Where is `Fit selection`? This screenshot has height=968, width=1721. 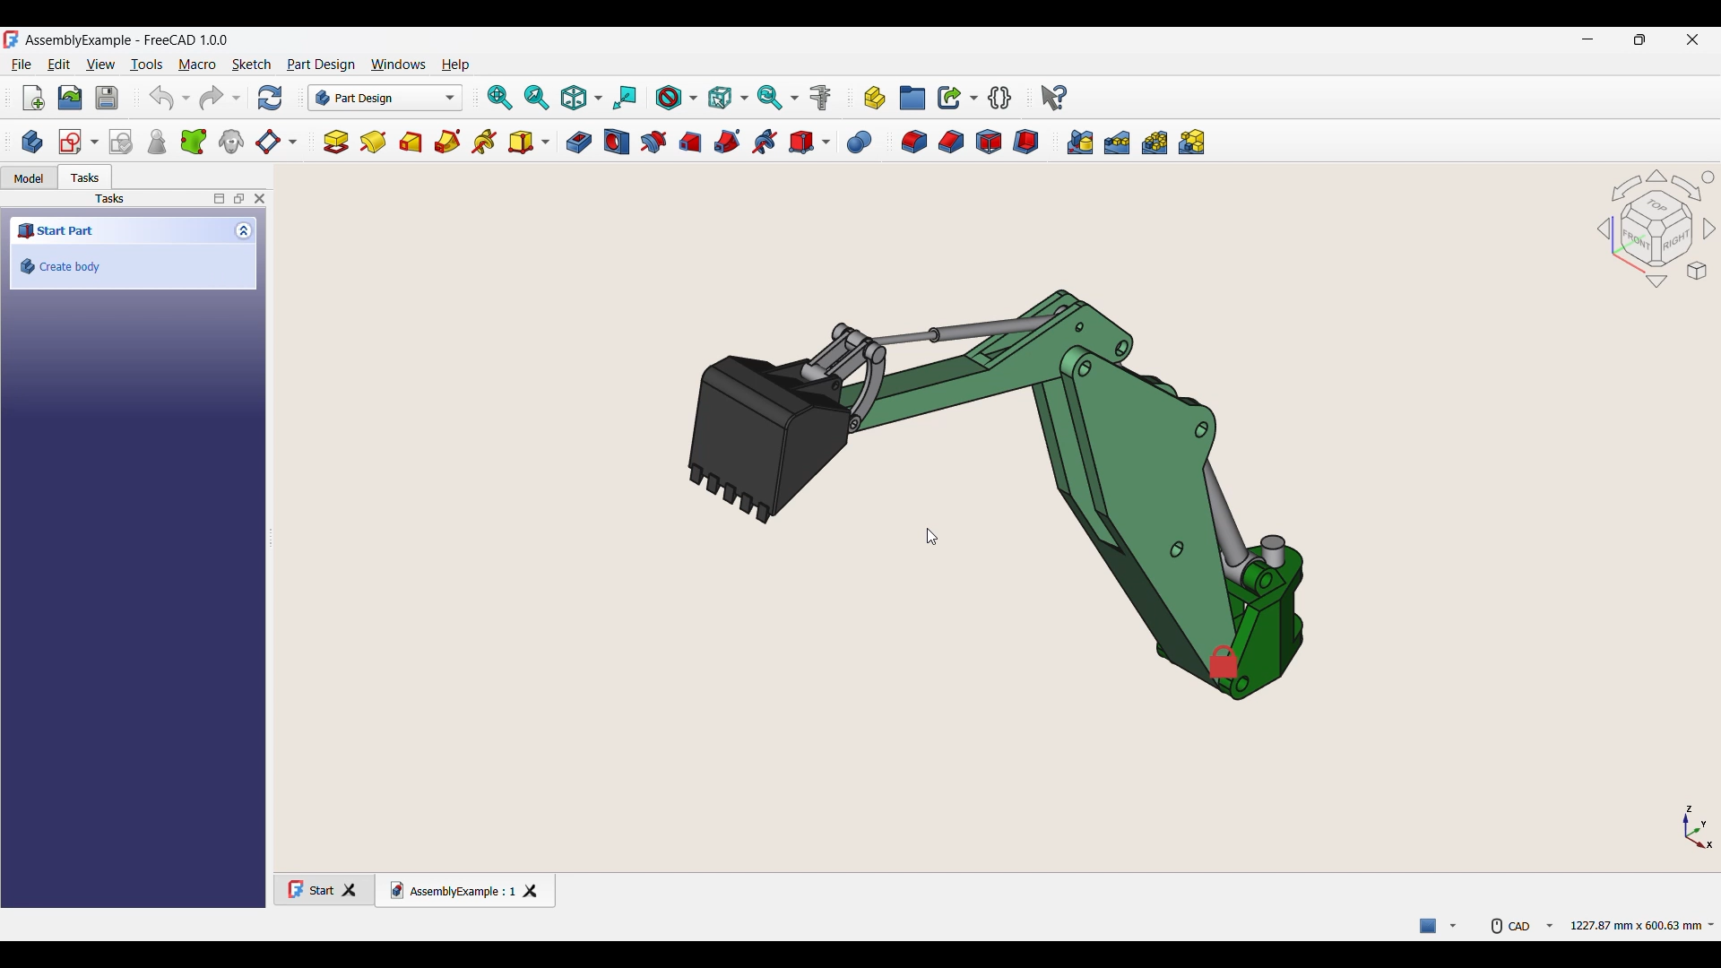
Fit selection is located at coordinates (538, 98).